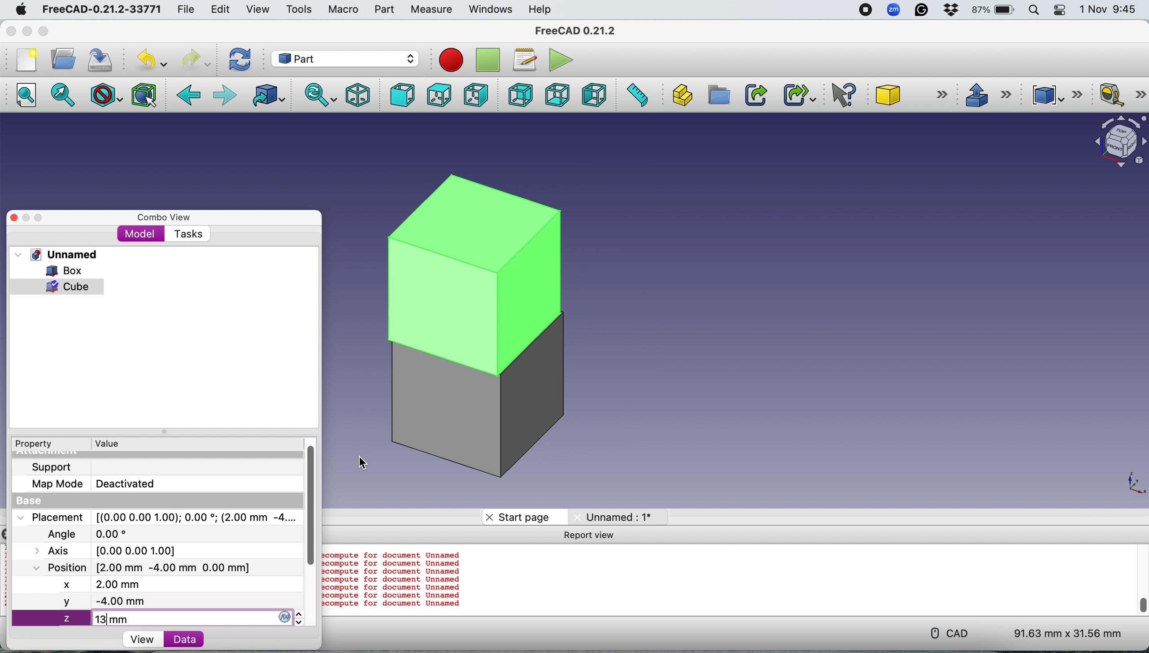 The height and width of the screenshot is (653, 1149). Describe the element at coordinates (270, 96) in the screenshot. I see `Go to linked object` at that location.